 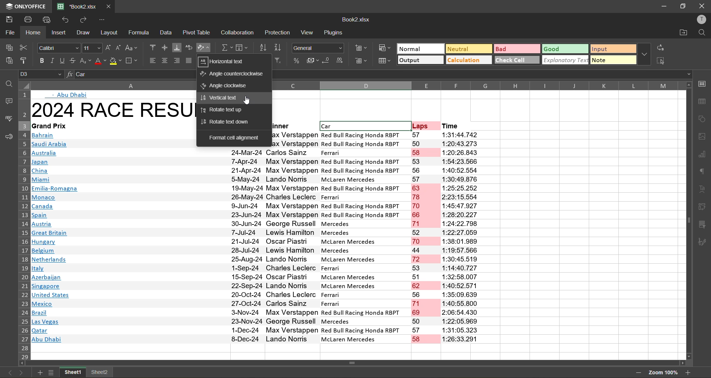 I want to click on align middle, so click(x=165, y=48).